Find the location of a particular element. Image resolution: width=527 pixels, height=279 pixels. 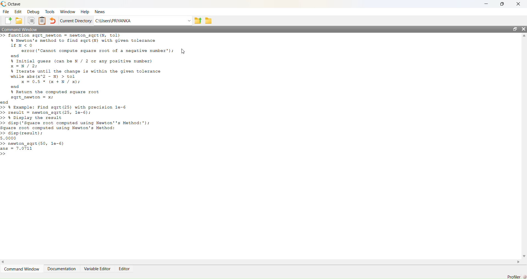

Open an existing file in editor is located at coordinates (20, 21).